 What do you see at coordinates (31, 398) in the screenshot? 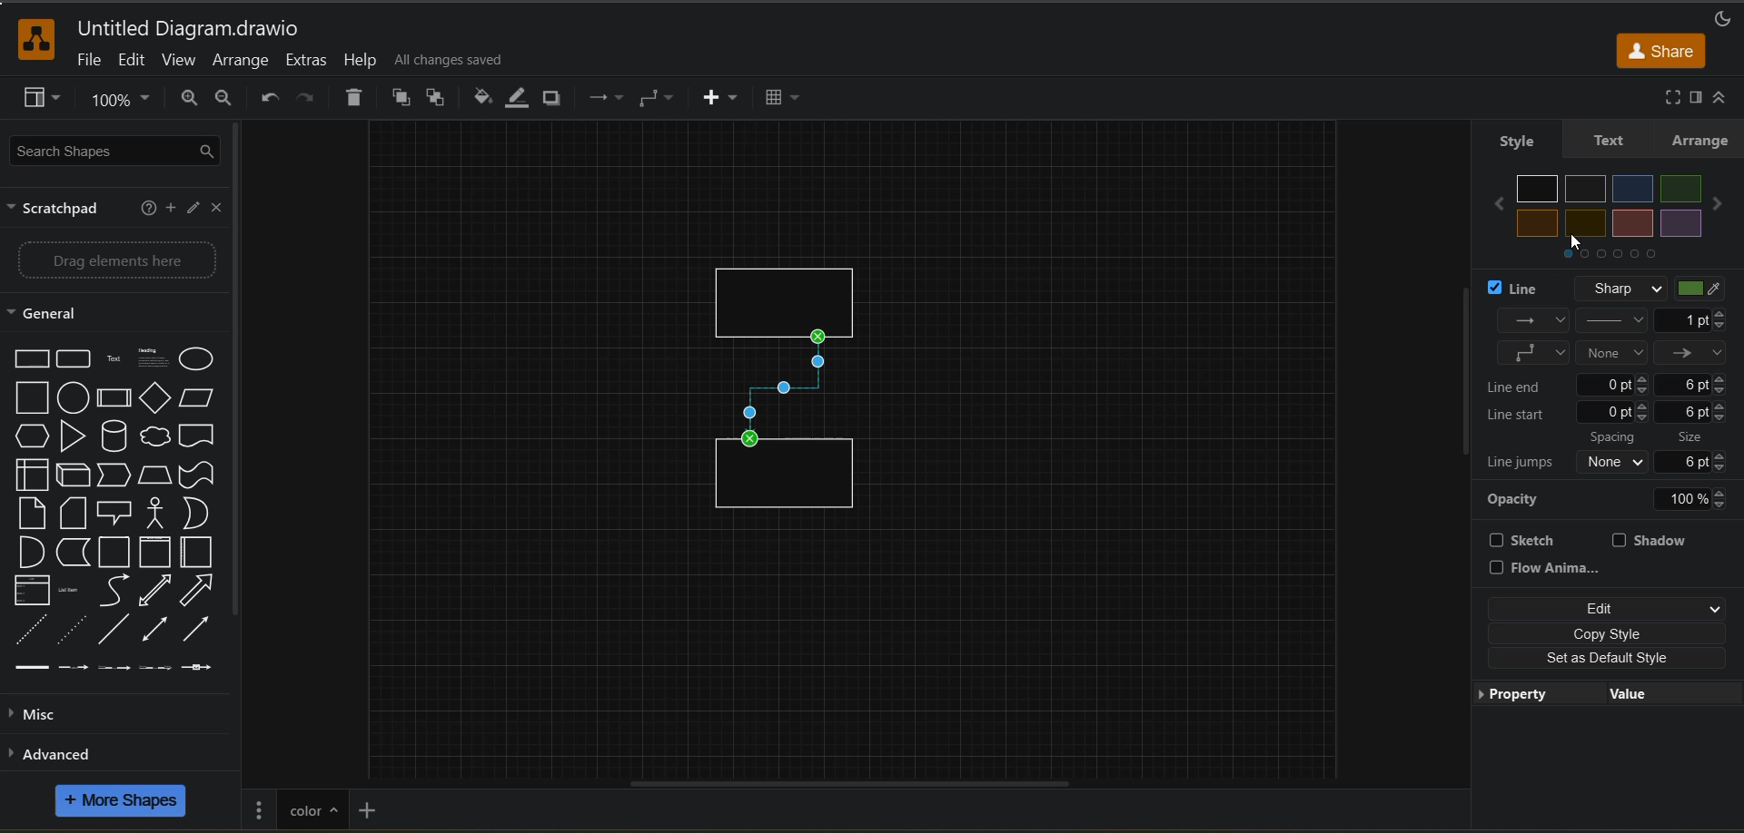
I see `Square` at bounding box center [31, 398].